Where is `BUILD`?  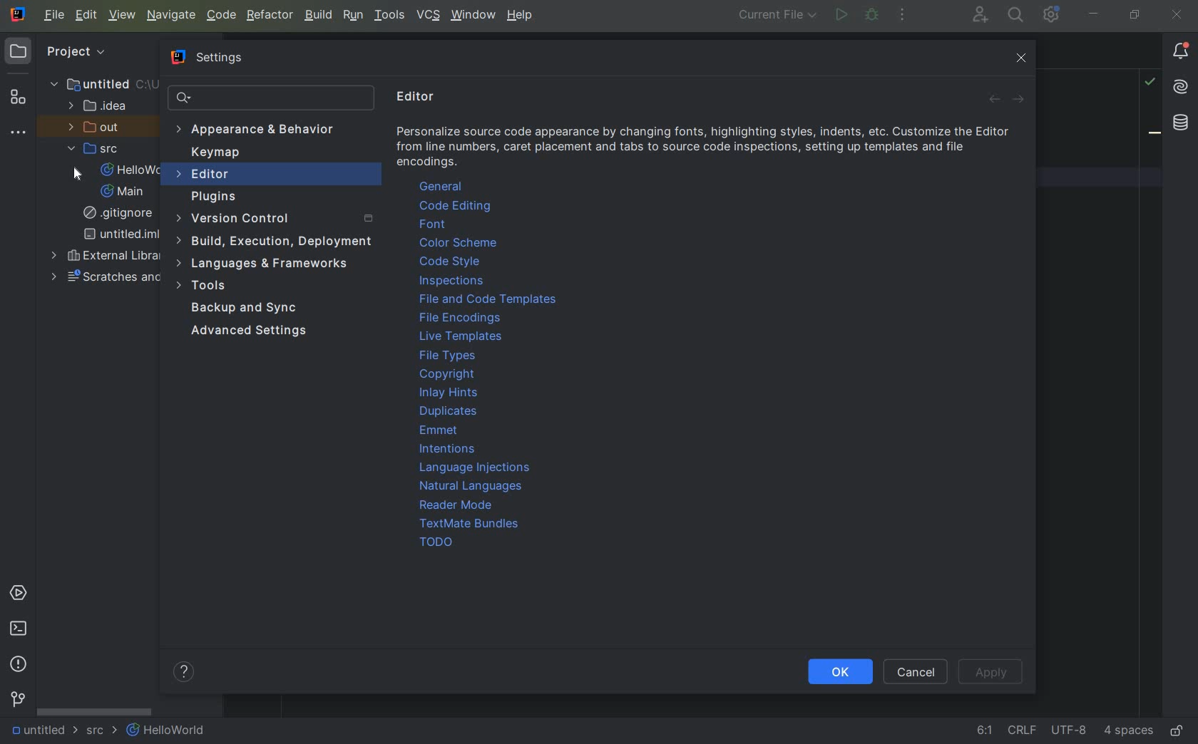
BUILD is located at coordinates (319, 15).